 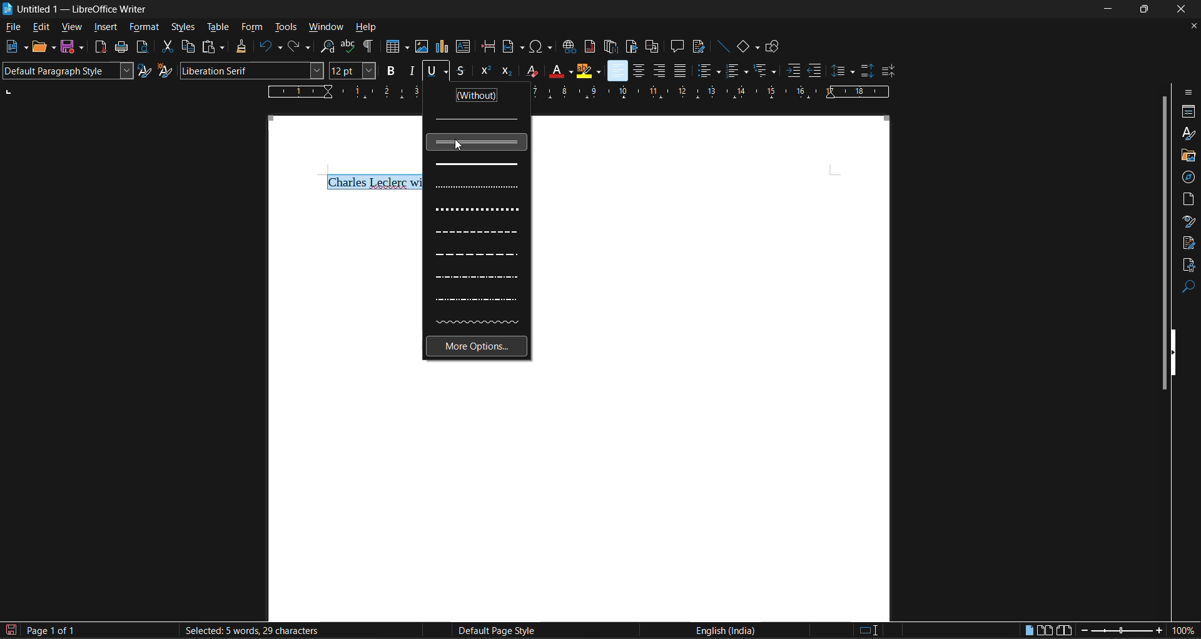 What do you see at coordinates (285, 28) in the screenshot?
I see `tools` at bounding box center [285, 28].